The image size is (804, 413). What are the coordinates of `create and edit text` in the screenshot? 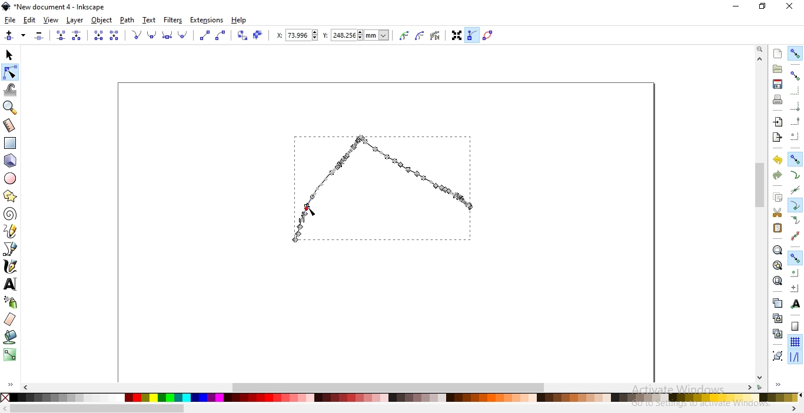 It's located at (11, 285).